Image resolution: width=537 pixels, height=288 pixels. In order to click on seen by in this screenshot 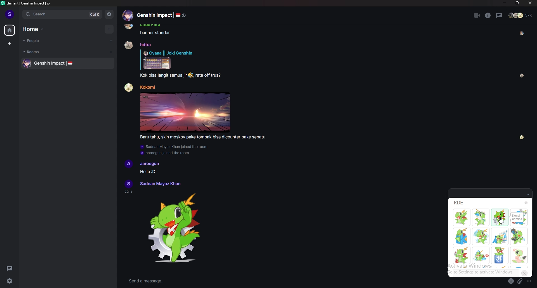, I will do `click(522, 138)`.